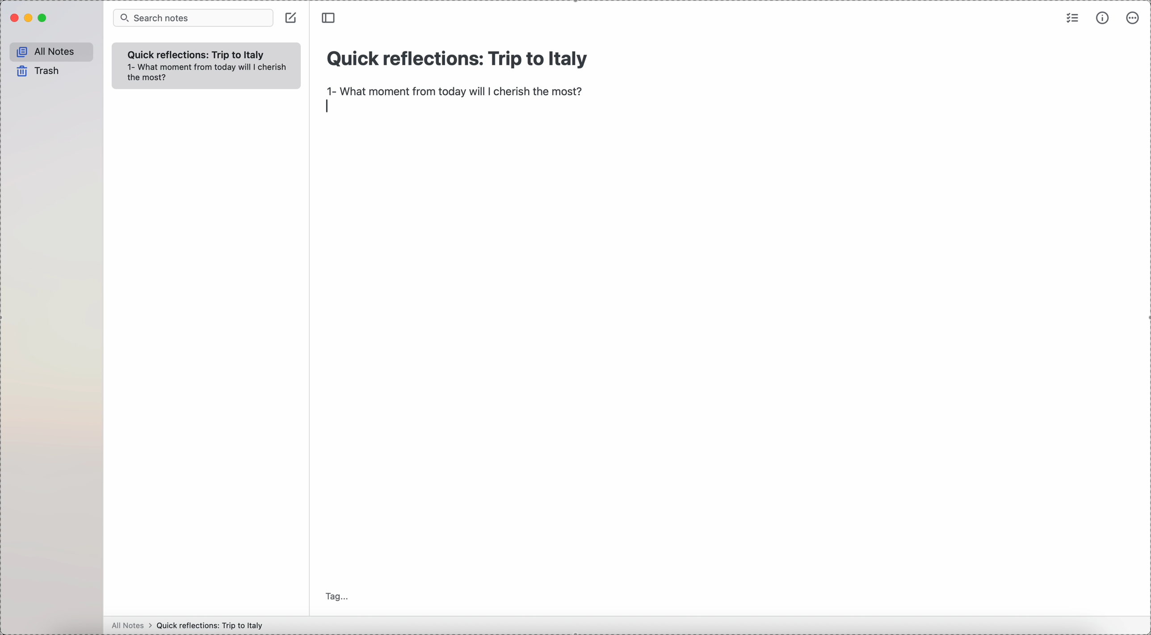 The image size is (1151, 635). I want to click on quick refelection trip to italy, so click(198, 54).